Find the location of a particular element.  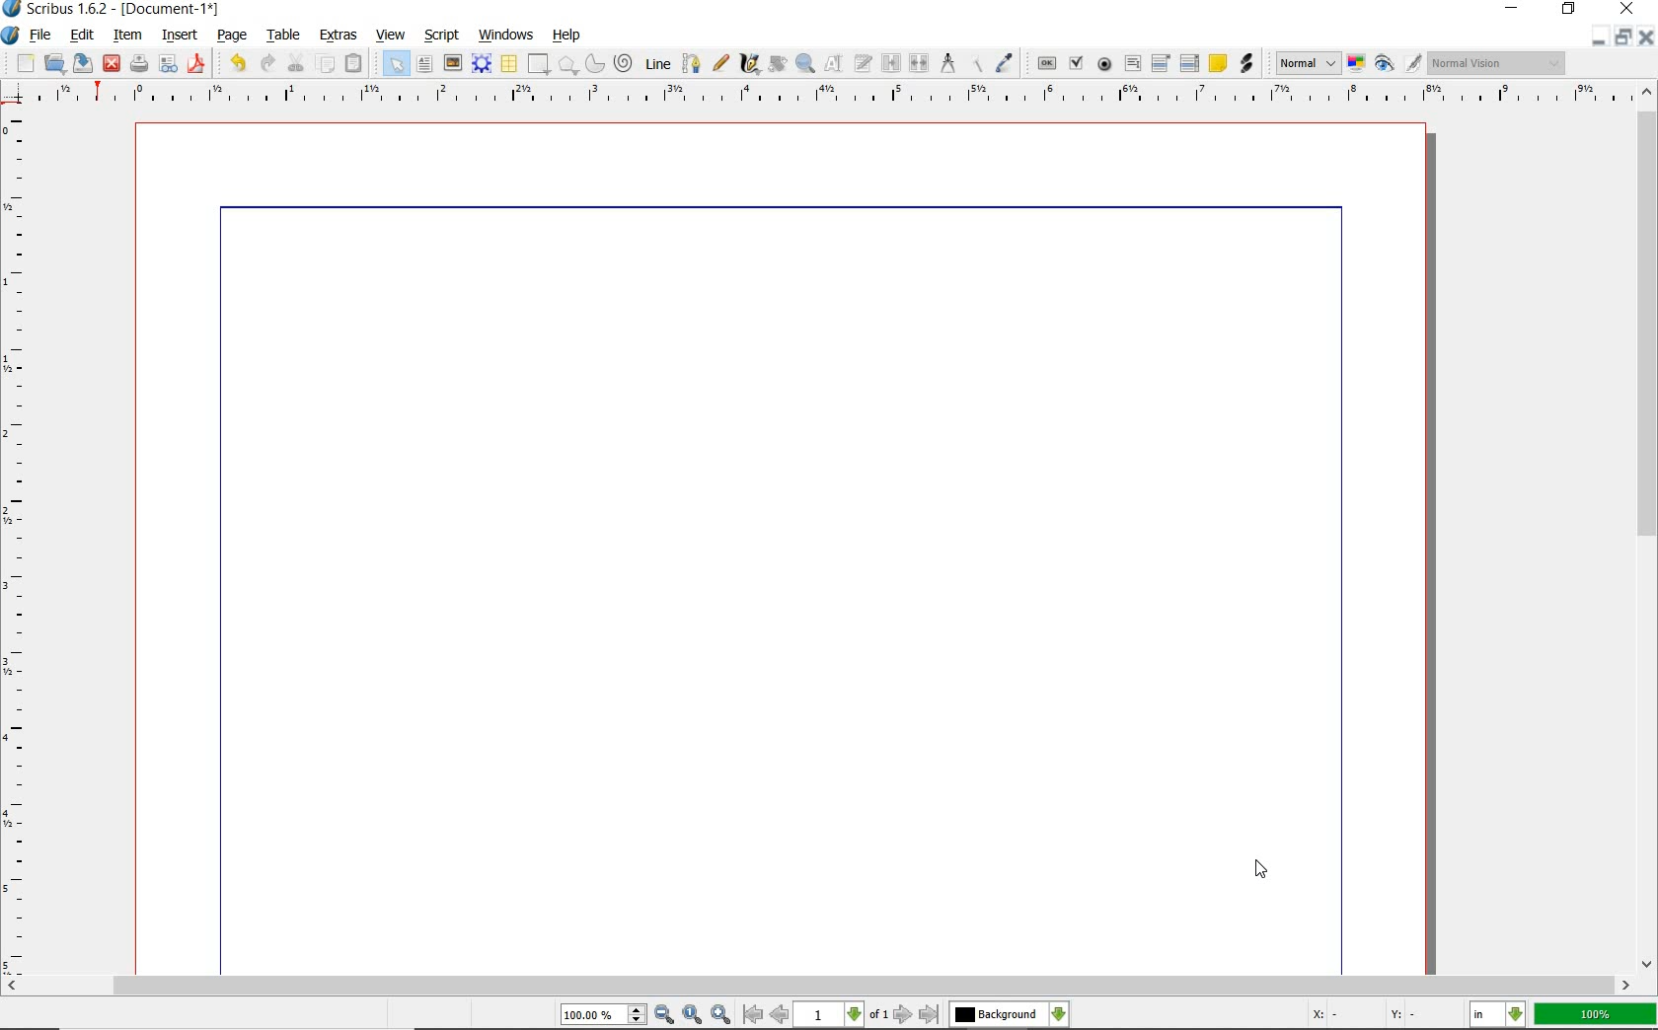

ruler is located at coordinates (21, 541).